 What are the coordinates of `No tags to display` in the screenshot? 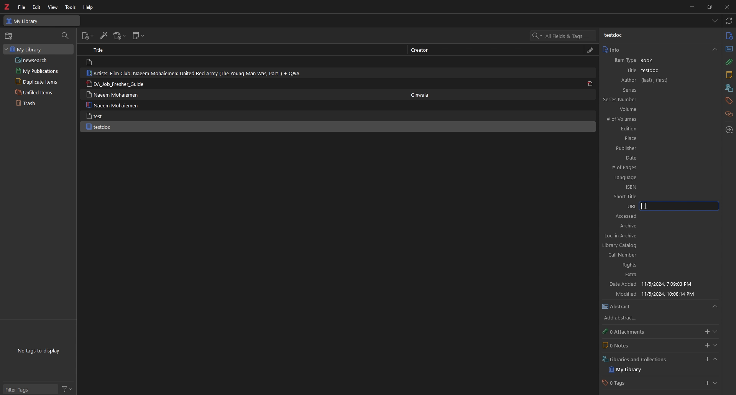 It's located at (41, 350).